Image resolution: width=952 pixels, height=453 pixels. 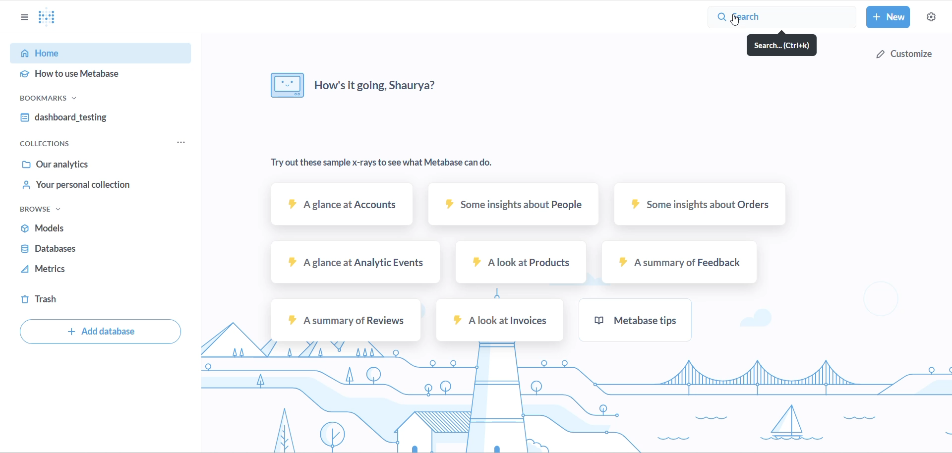 What do you see at coordinates (901, 53) in the screenshot?
I see `customize` at bounding box center [901, 53].